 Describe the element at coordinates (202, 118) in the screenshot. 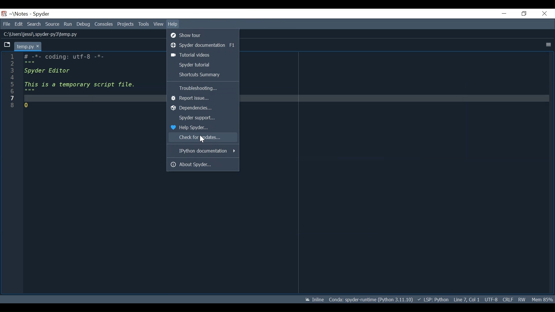

I see `Spyder Support` at that location.